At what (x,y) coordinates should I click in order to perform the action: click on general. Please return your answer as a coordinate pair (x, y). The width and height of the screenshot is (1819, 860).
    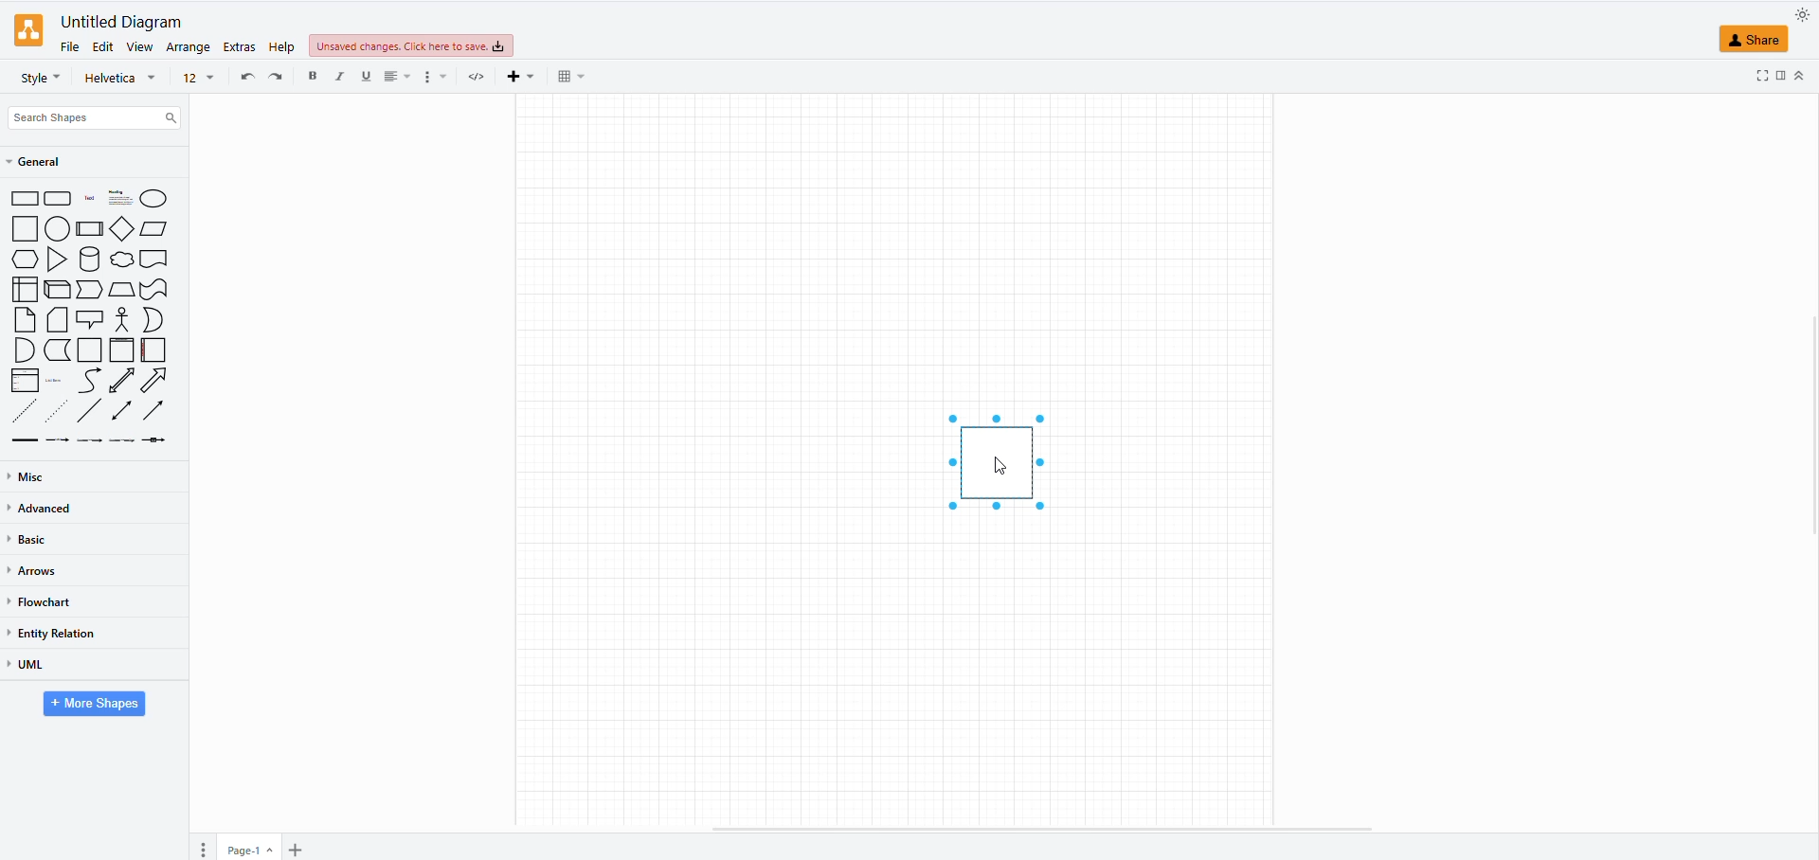
    Looking at the image, I should click on (42, 164).